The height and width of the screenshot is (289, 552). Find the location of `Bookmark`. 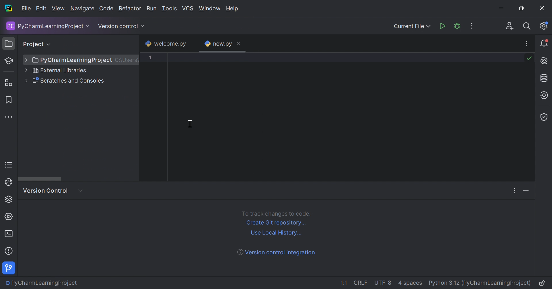

Bookmark is located at coordinates (7, 99).